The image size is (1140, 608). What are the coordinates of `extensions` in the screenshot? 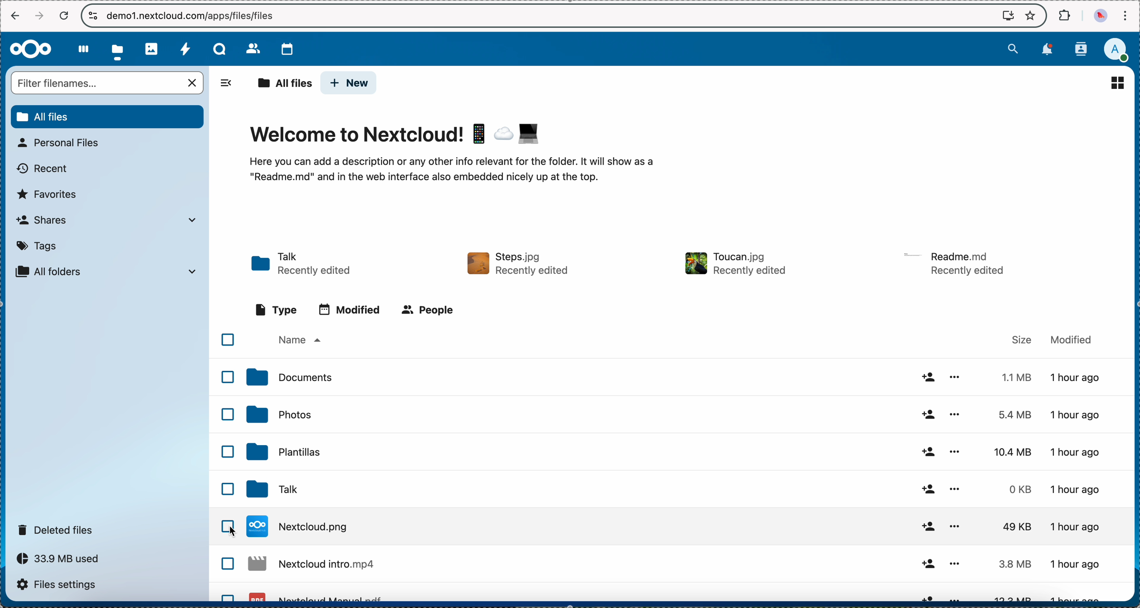 It's located at (1064, 16).